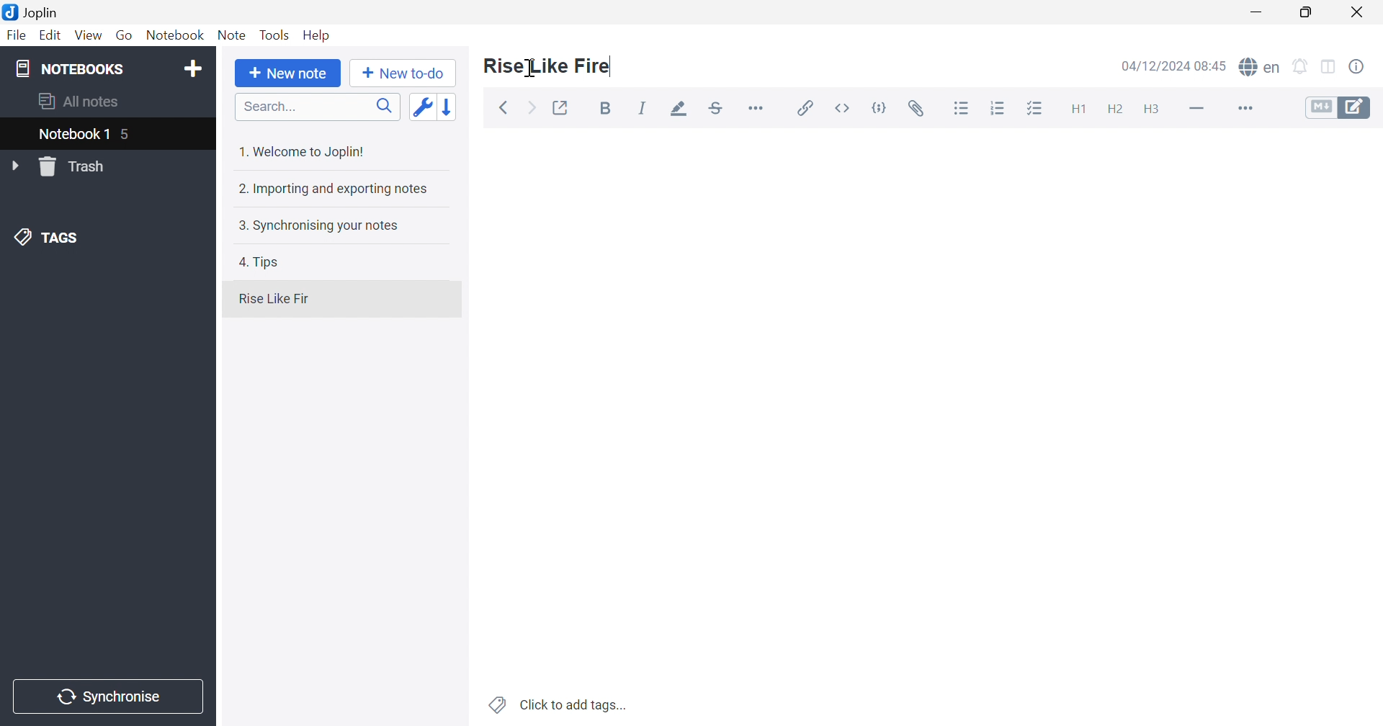 The width and height of the screenshot is (1383, 726). Describe the element at coordinates (16, 166) in the screenshot. I see `Drop Down` at that location.